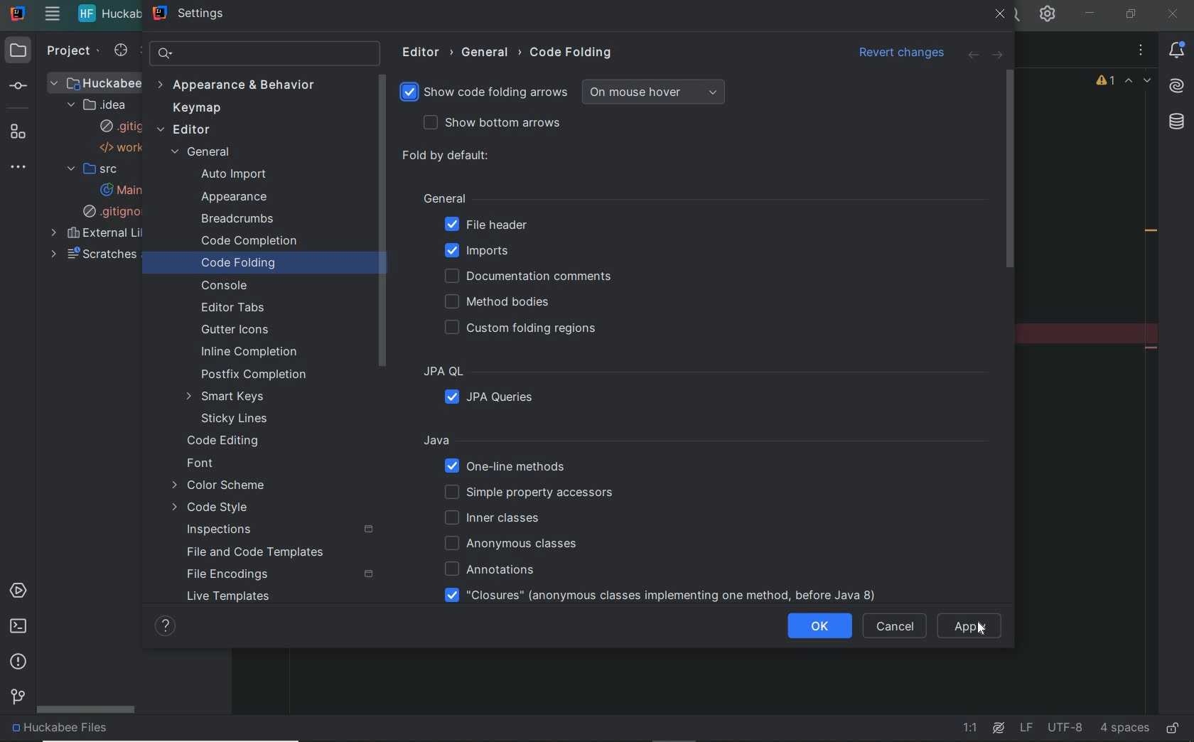 The image size is (1194, 742). I want to click on gitignore, so click(124, 126).